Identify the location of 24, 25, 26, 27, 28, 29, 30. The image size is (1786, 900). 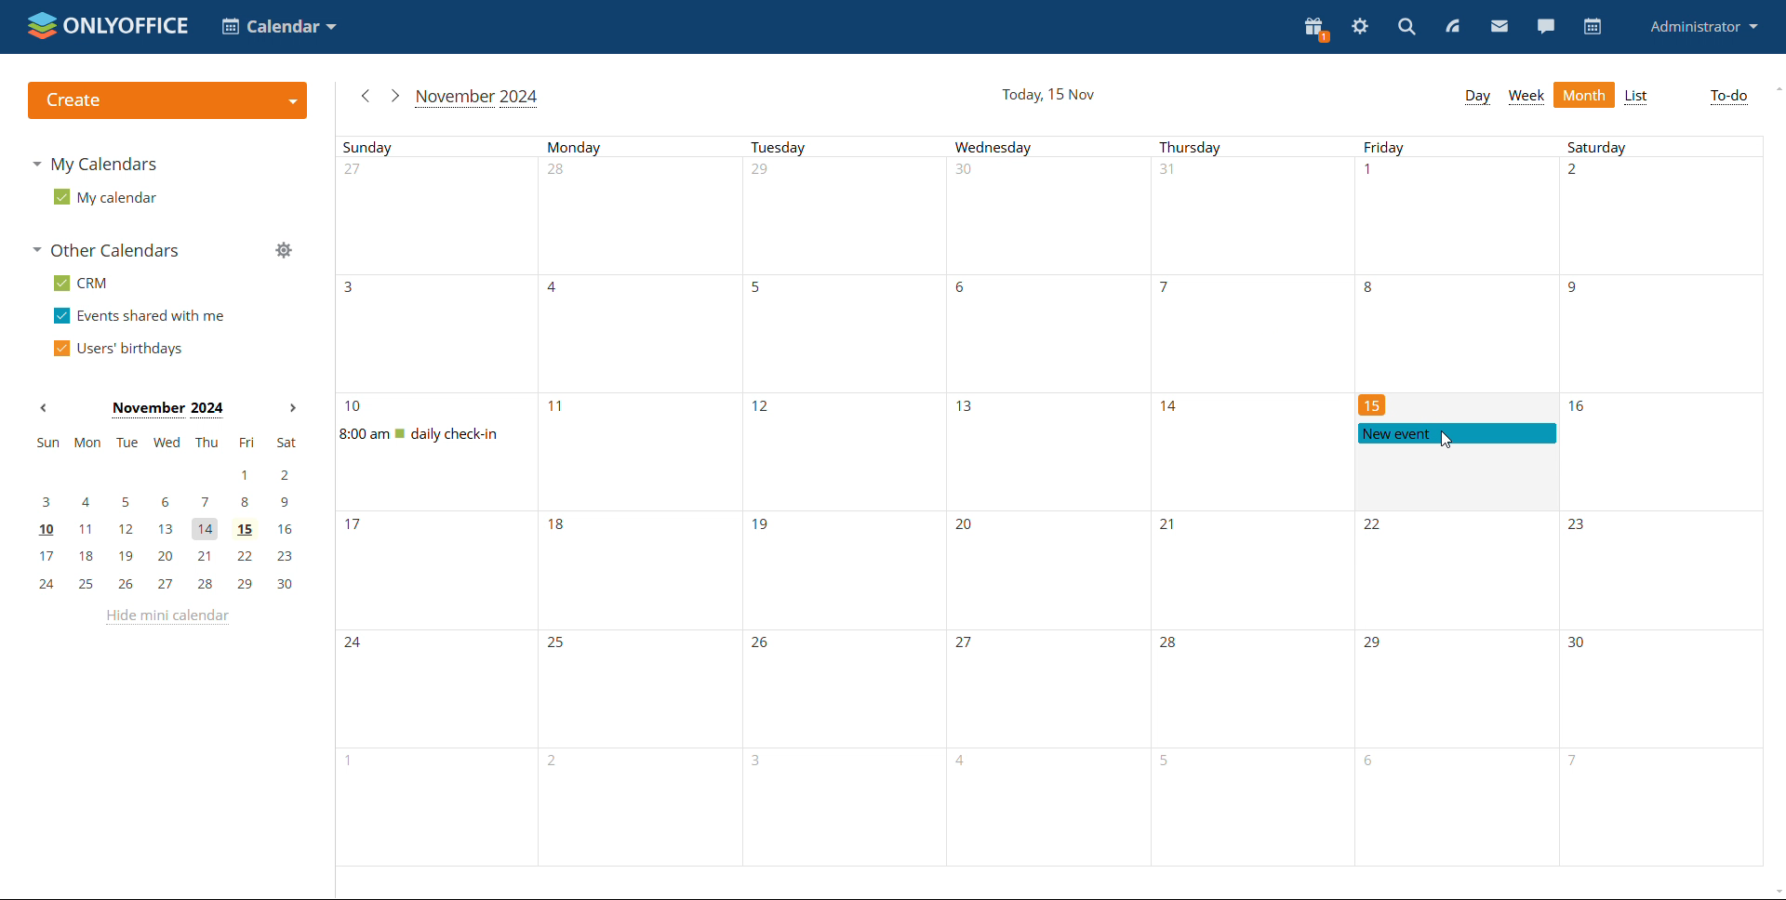
(165, 585).